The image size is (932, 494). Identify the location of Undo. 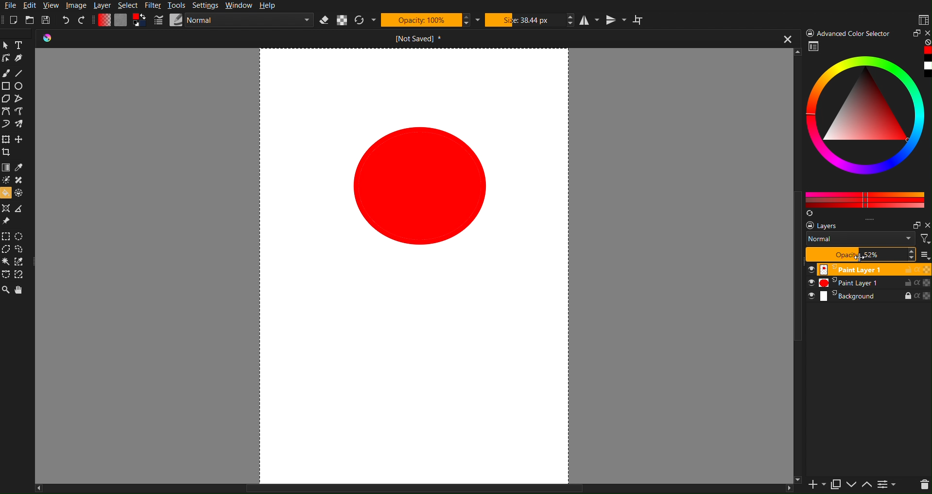
(66, 21).